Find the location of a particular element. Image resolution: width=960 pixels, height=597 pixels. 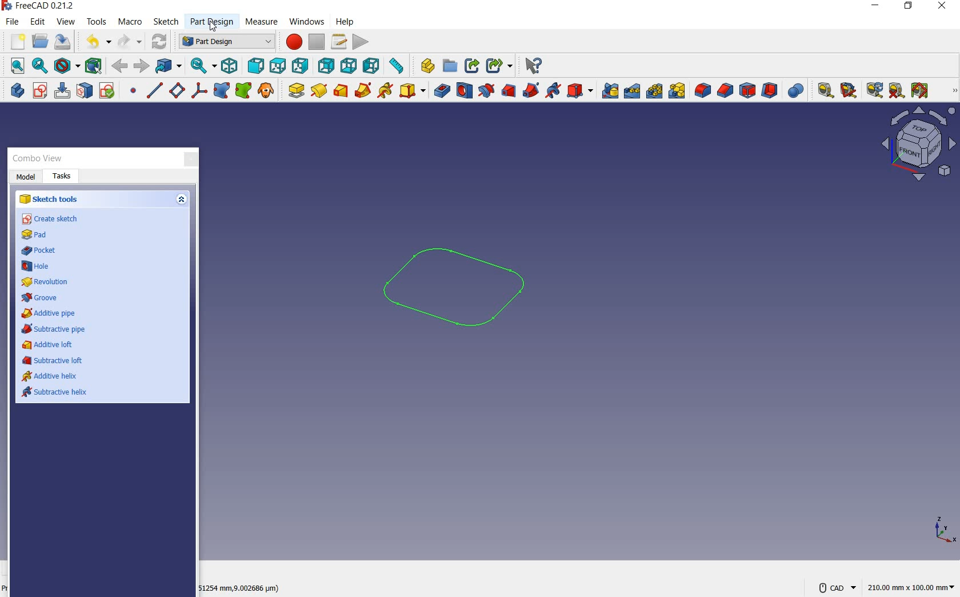

create a subtractive primitive is located at coordinates (581, 90).